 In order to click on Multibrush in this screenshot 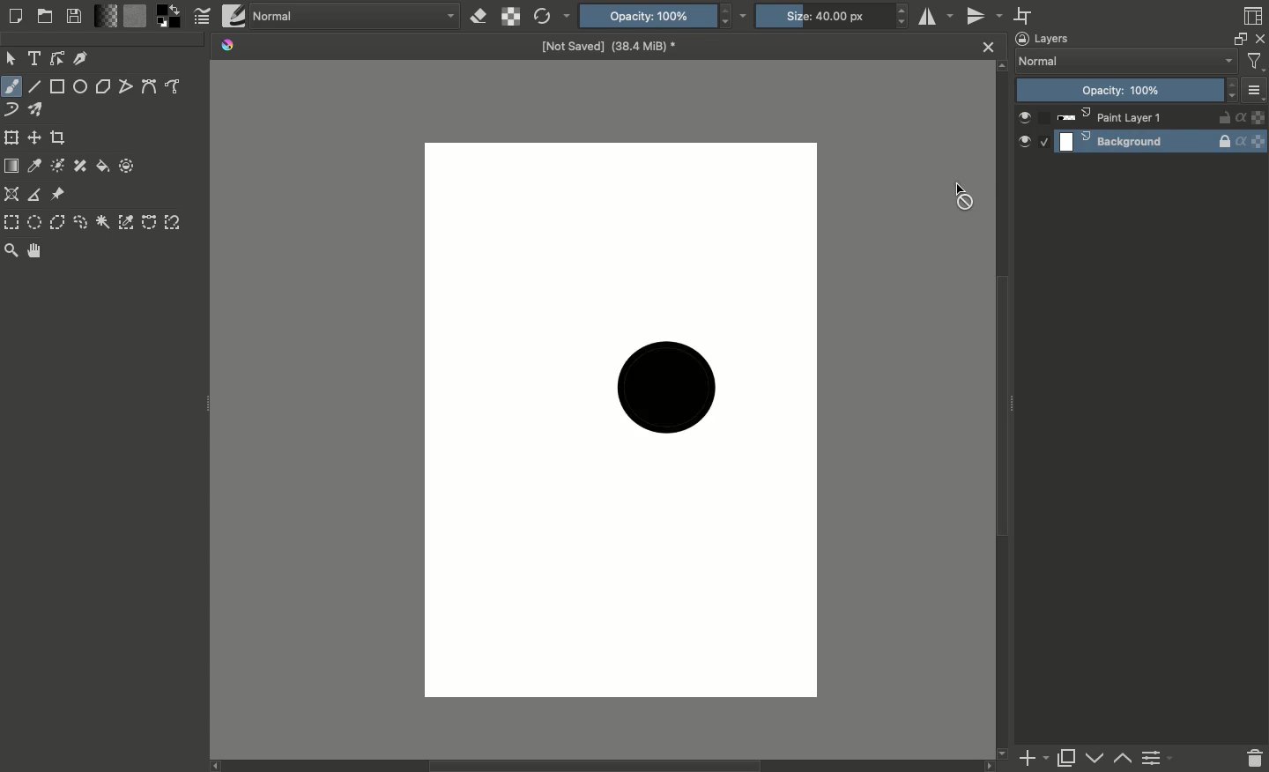, I will do `click(41, 110)`.